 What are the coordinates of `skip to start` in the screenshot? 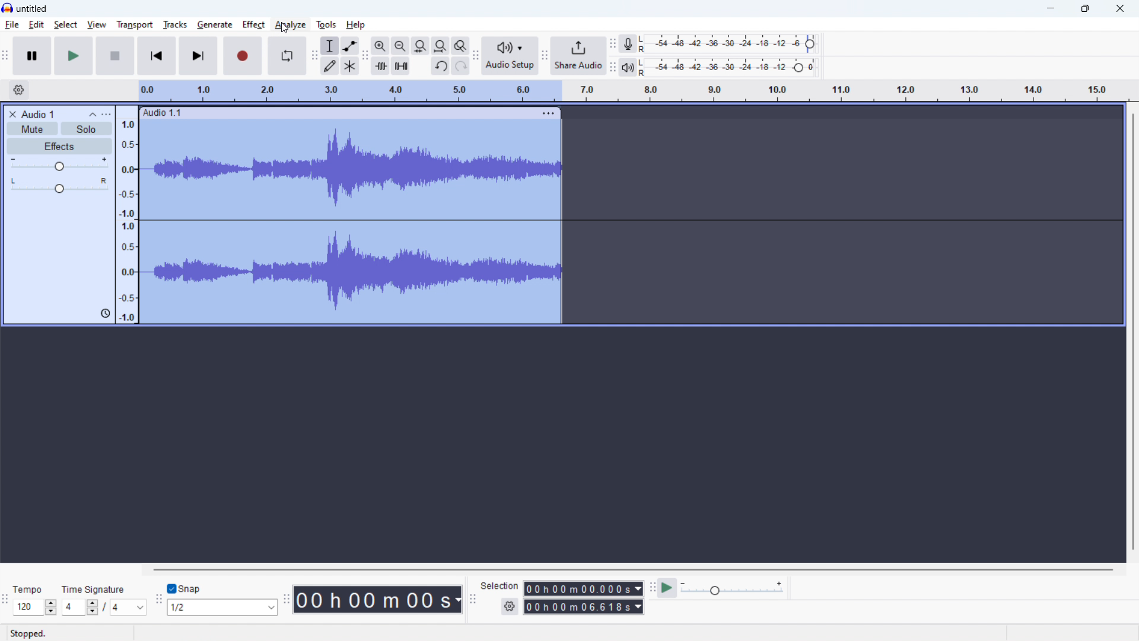 It's located at (157, 56).